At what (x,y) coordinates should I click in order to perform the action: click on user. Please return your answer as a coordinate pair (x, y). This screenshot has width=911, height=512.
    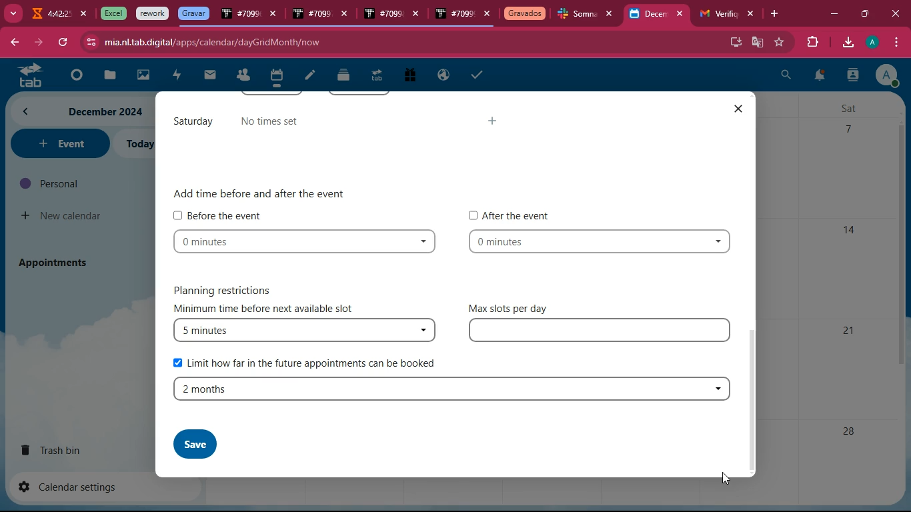
    Looking at the image, I should click on (852, 77).